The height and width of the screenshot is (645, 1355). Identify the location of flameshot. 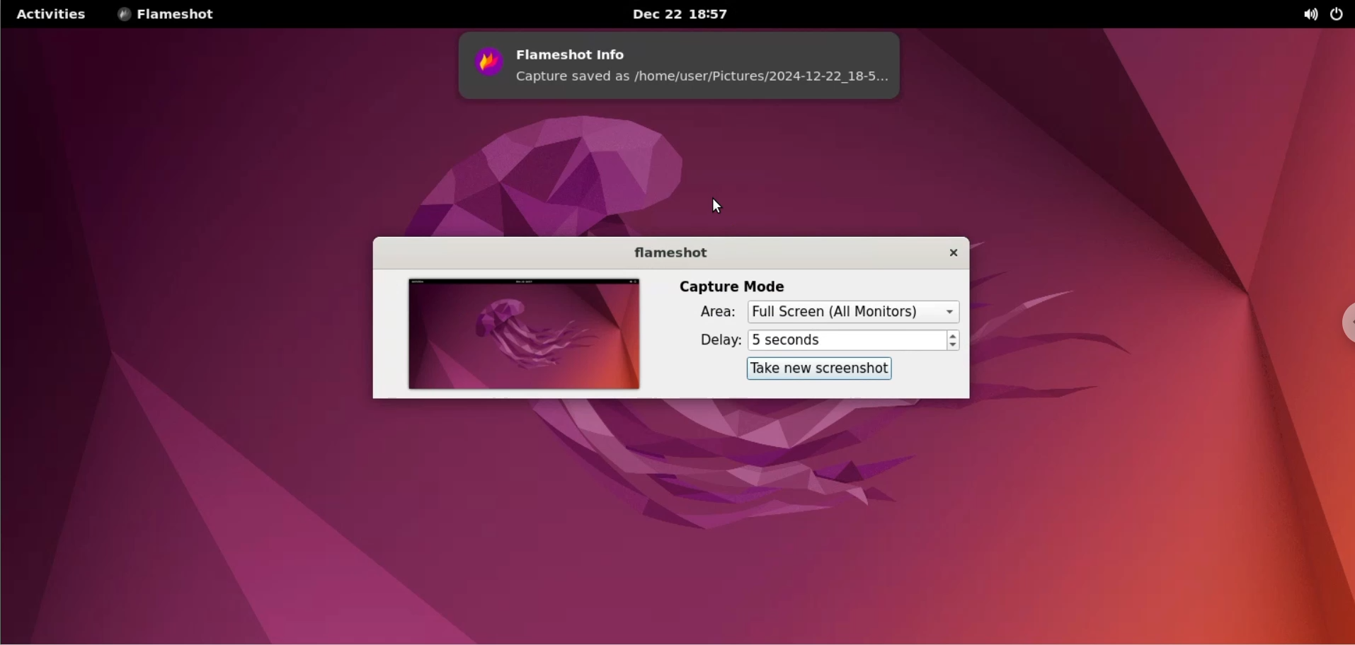
(662, 252).